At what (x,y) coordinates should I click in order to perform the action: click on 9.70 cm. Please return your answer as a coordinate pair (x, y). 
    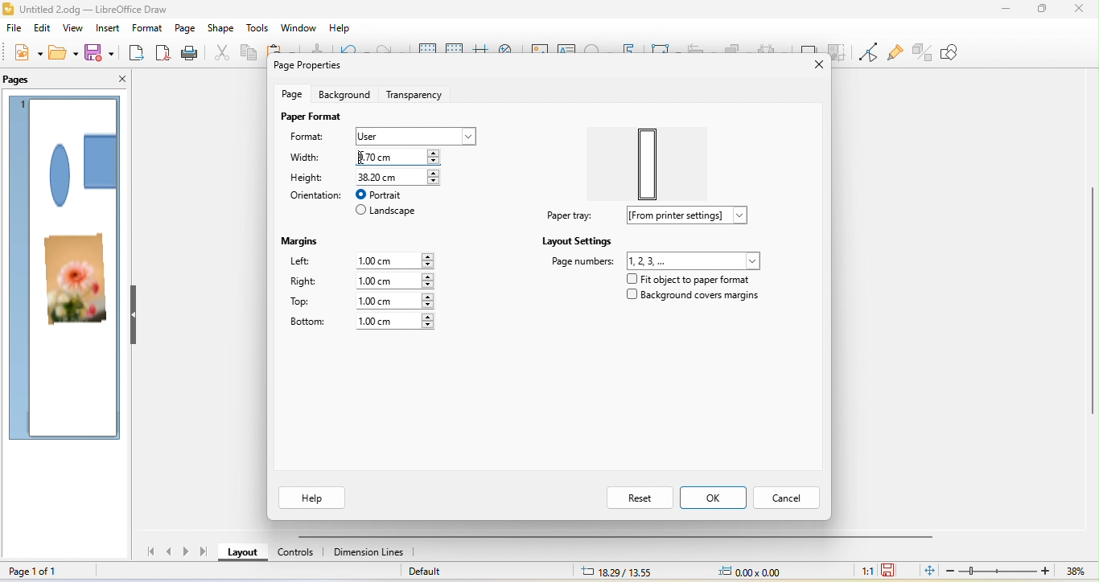
    Looking at the image, I should click on (397, 155).